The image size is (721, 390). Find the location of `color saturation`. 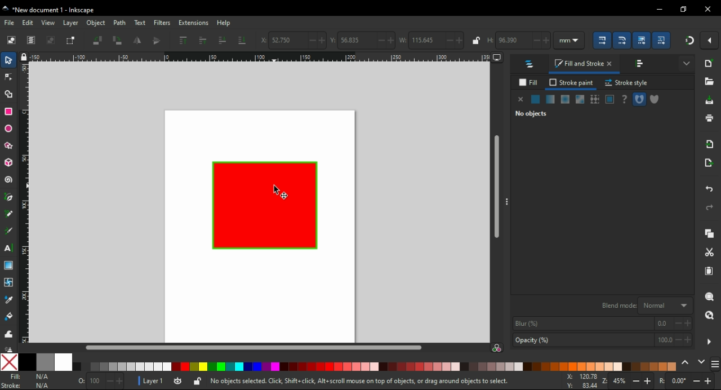

color saturation is located at coordinates (497, 347).